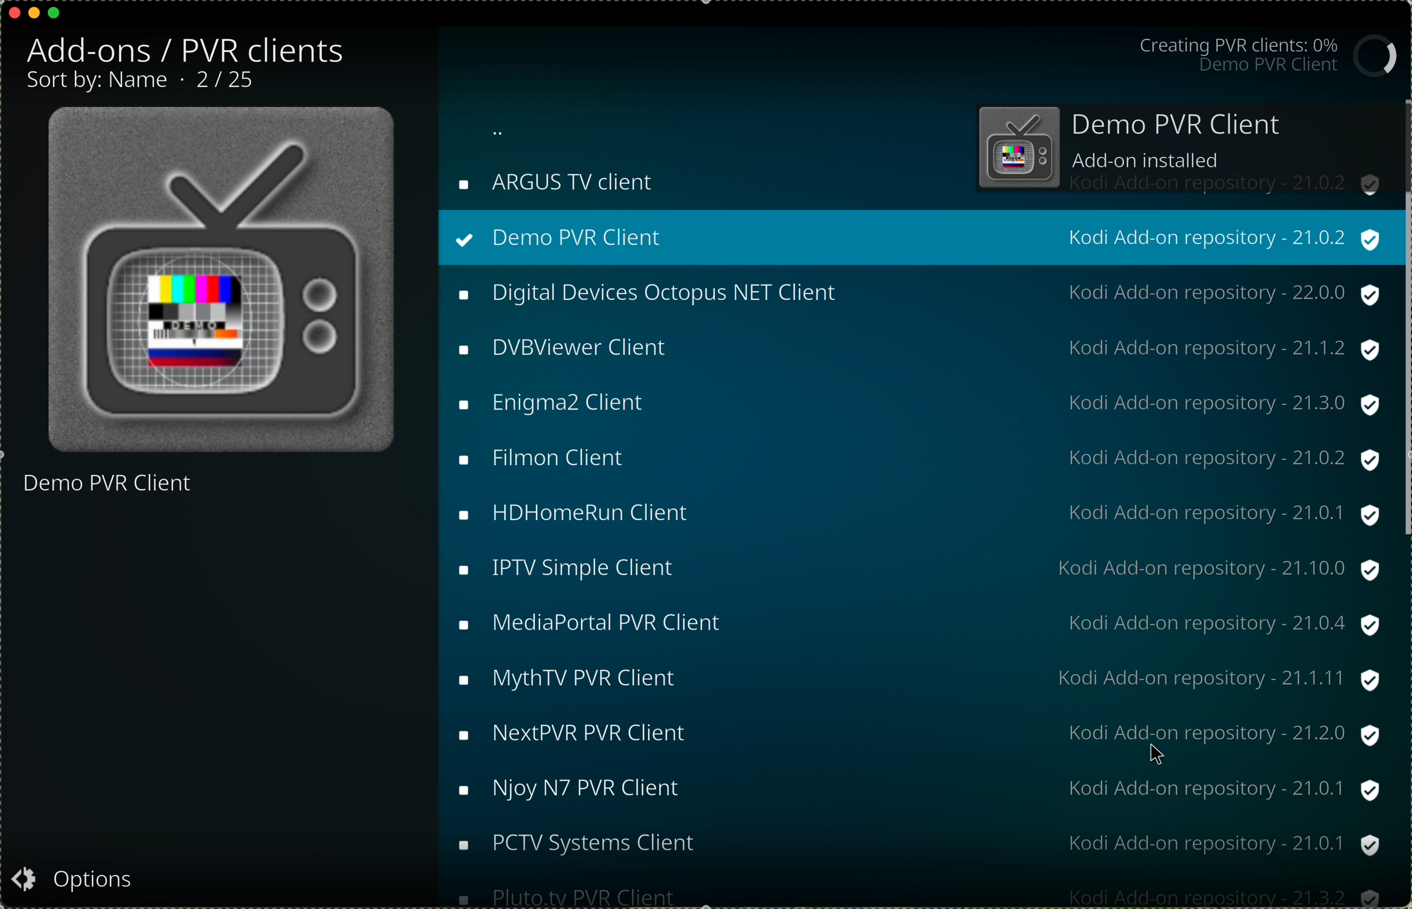 The image size is (1412, 909). What do you see at coordinates (915, 735) in the screenshot?
I see `` at bounding box center [915, 735].